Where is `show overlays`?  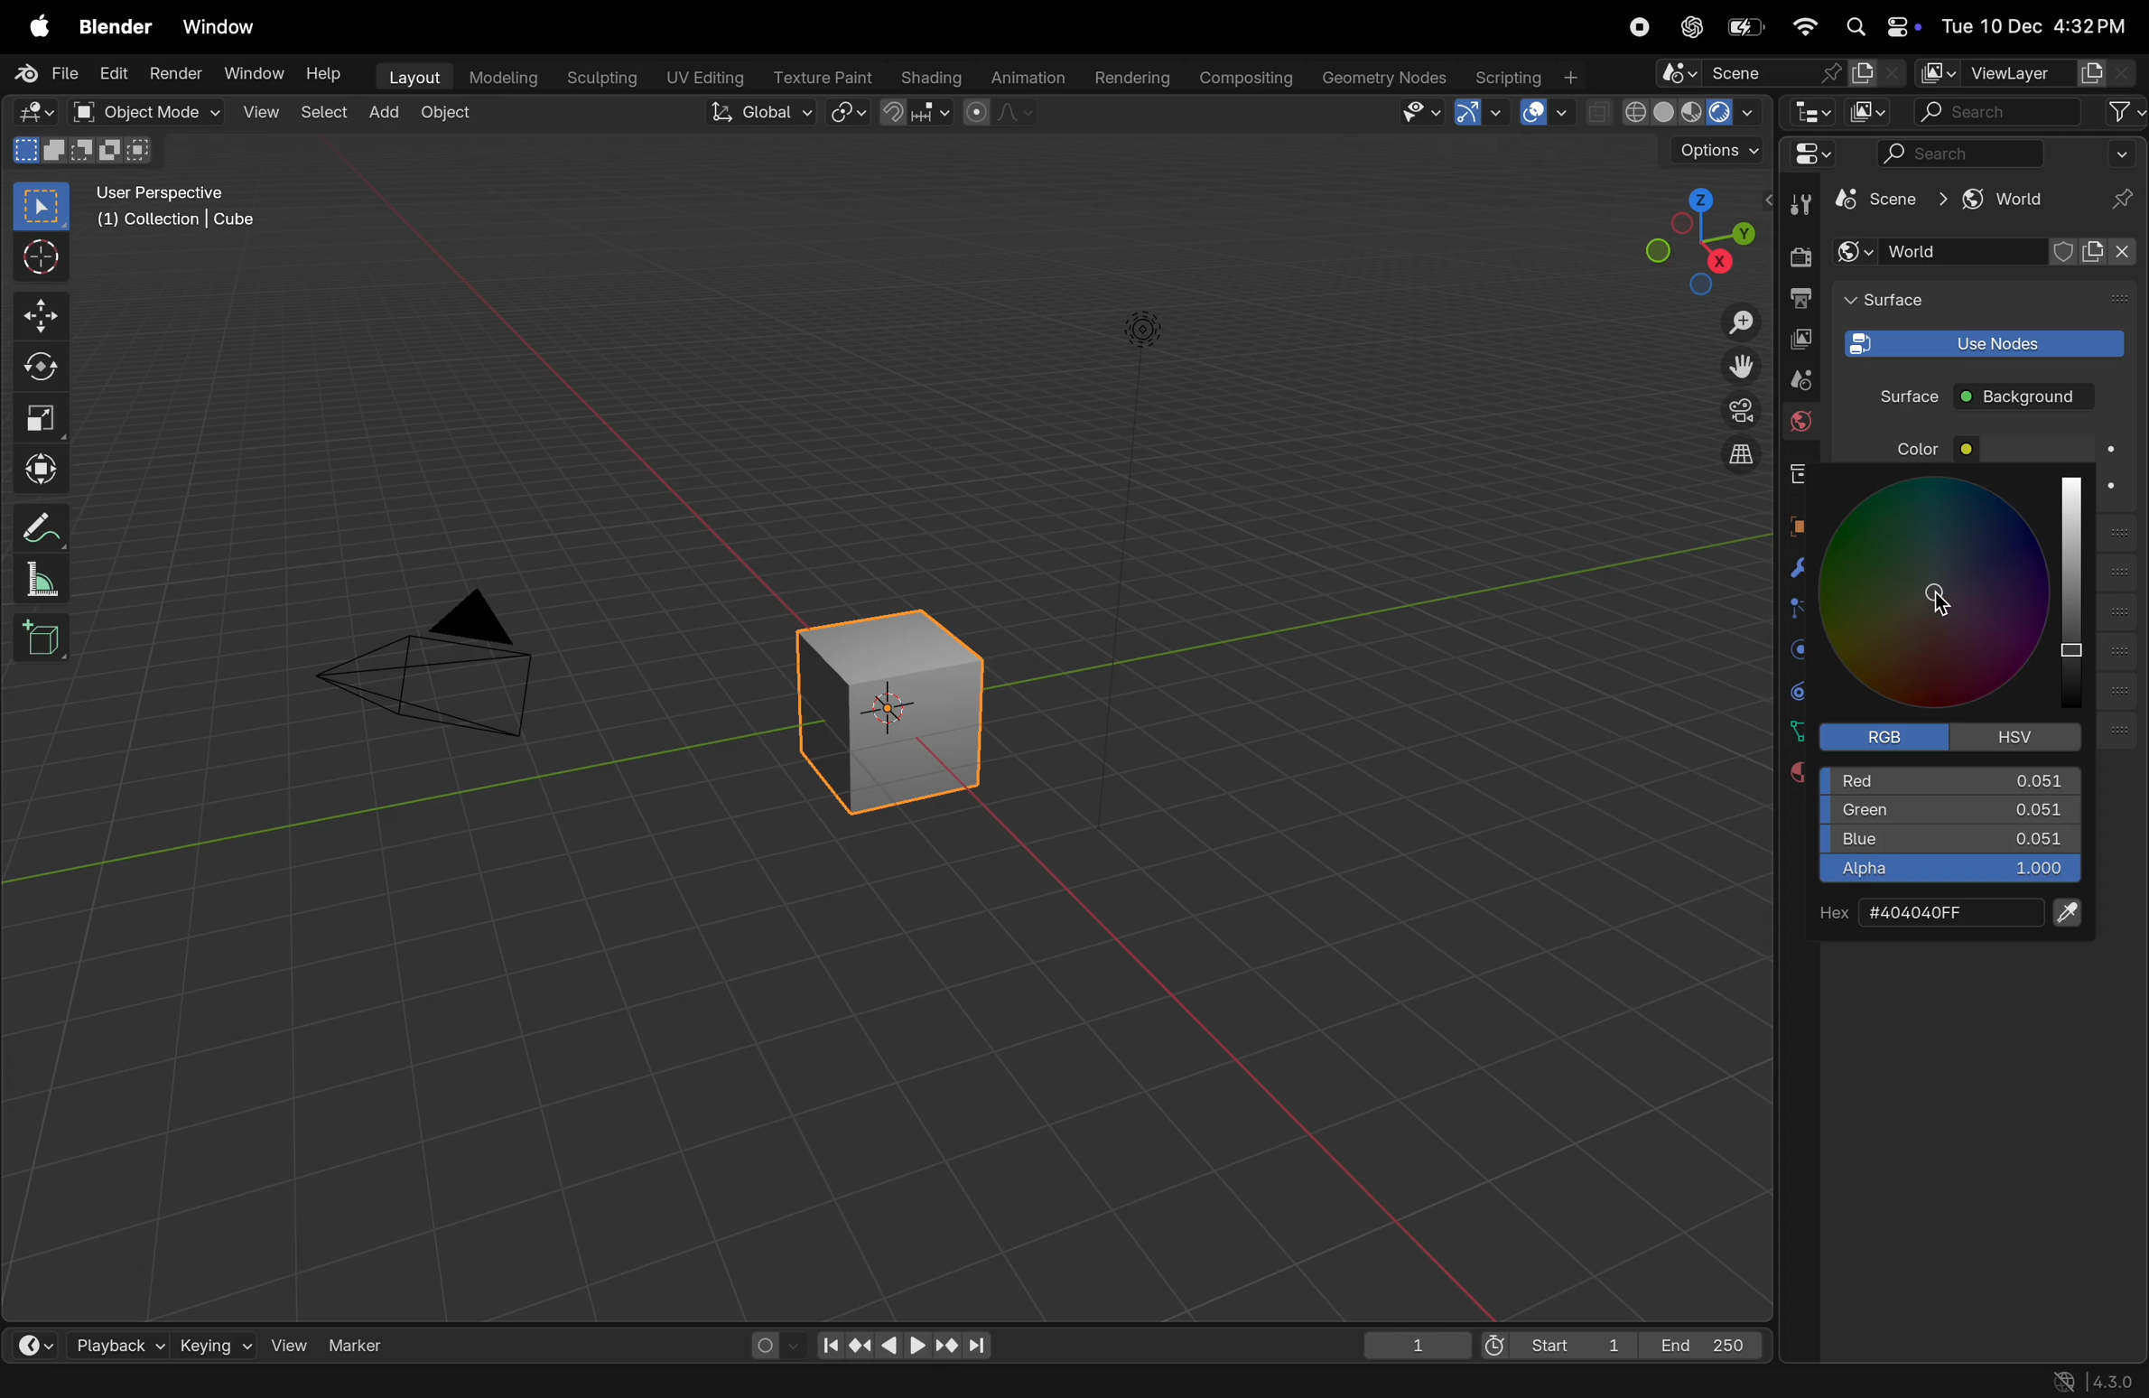
show overlays is located at coordinates (1548, 112).